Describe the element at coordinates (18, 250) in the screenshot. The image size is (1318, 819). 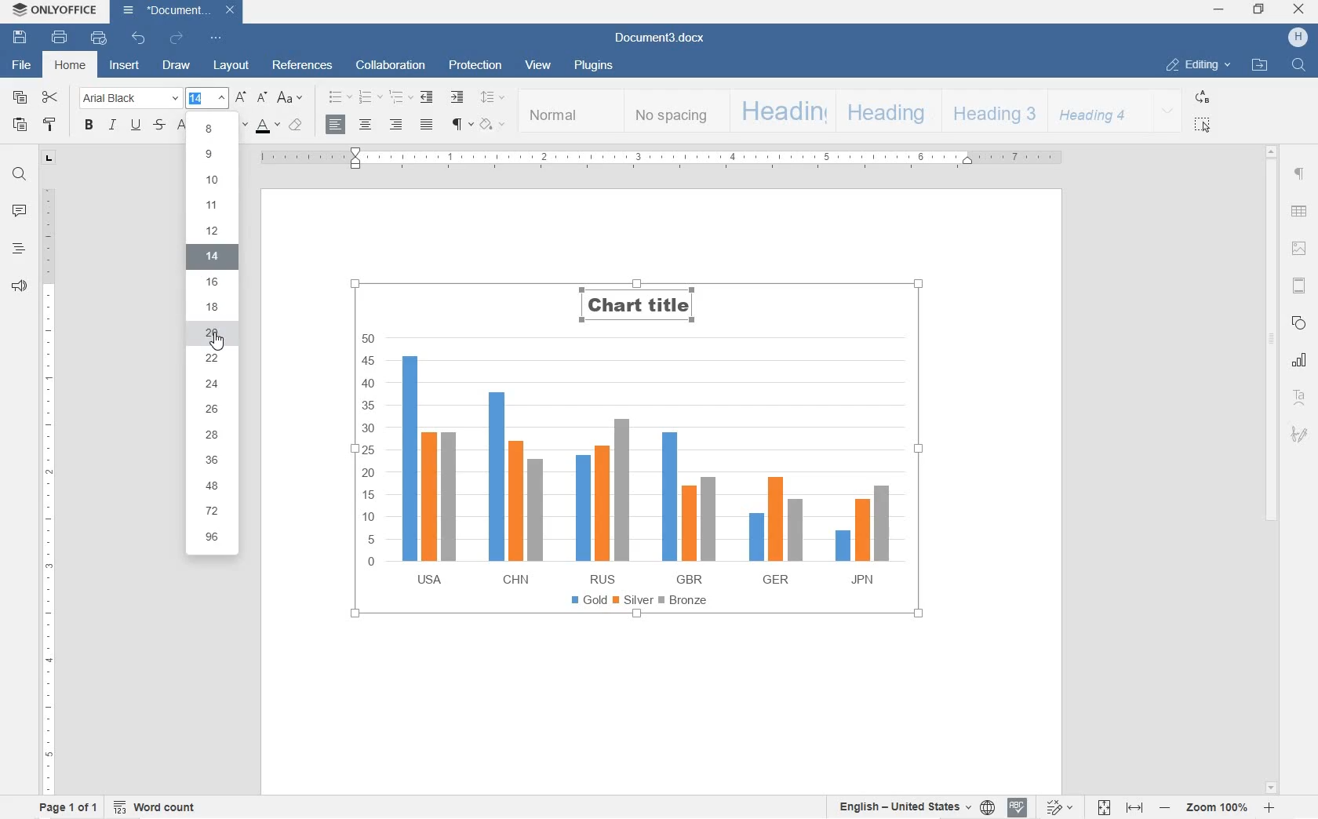
I see `HEADINGS` at that location.